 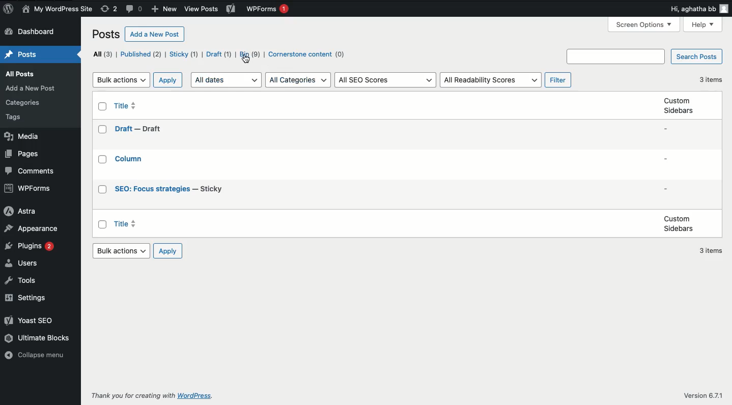 I want to click on Posts, so click(x=107, y=35).